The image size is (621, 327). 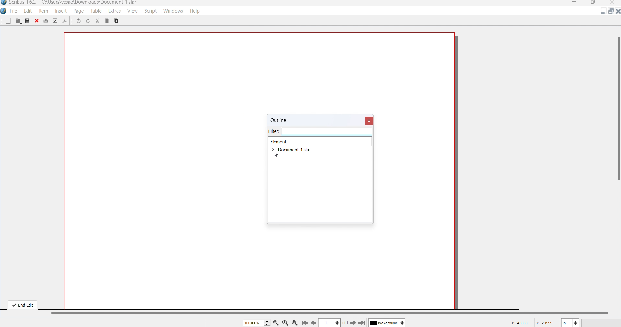 What do you see at coordinates (321, 132) in the screenshot?
I see `Filter` at bounding box center [321, 132].